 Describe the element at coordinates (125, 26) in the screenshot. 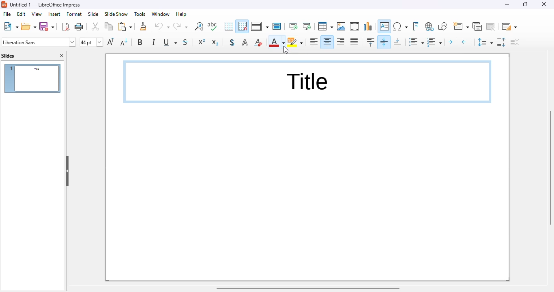

I see `paste` at that location.